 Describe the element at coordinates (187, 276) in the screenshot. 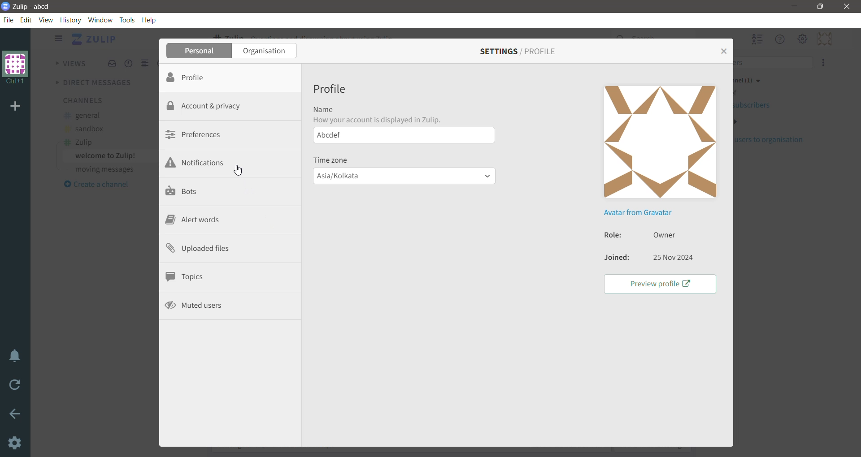

I see `Topics` at that location.